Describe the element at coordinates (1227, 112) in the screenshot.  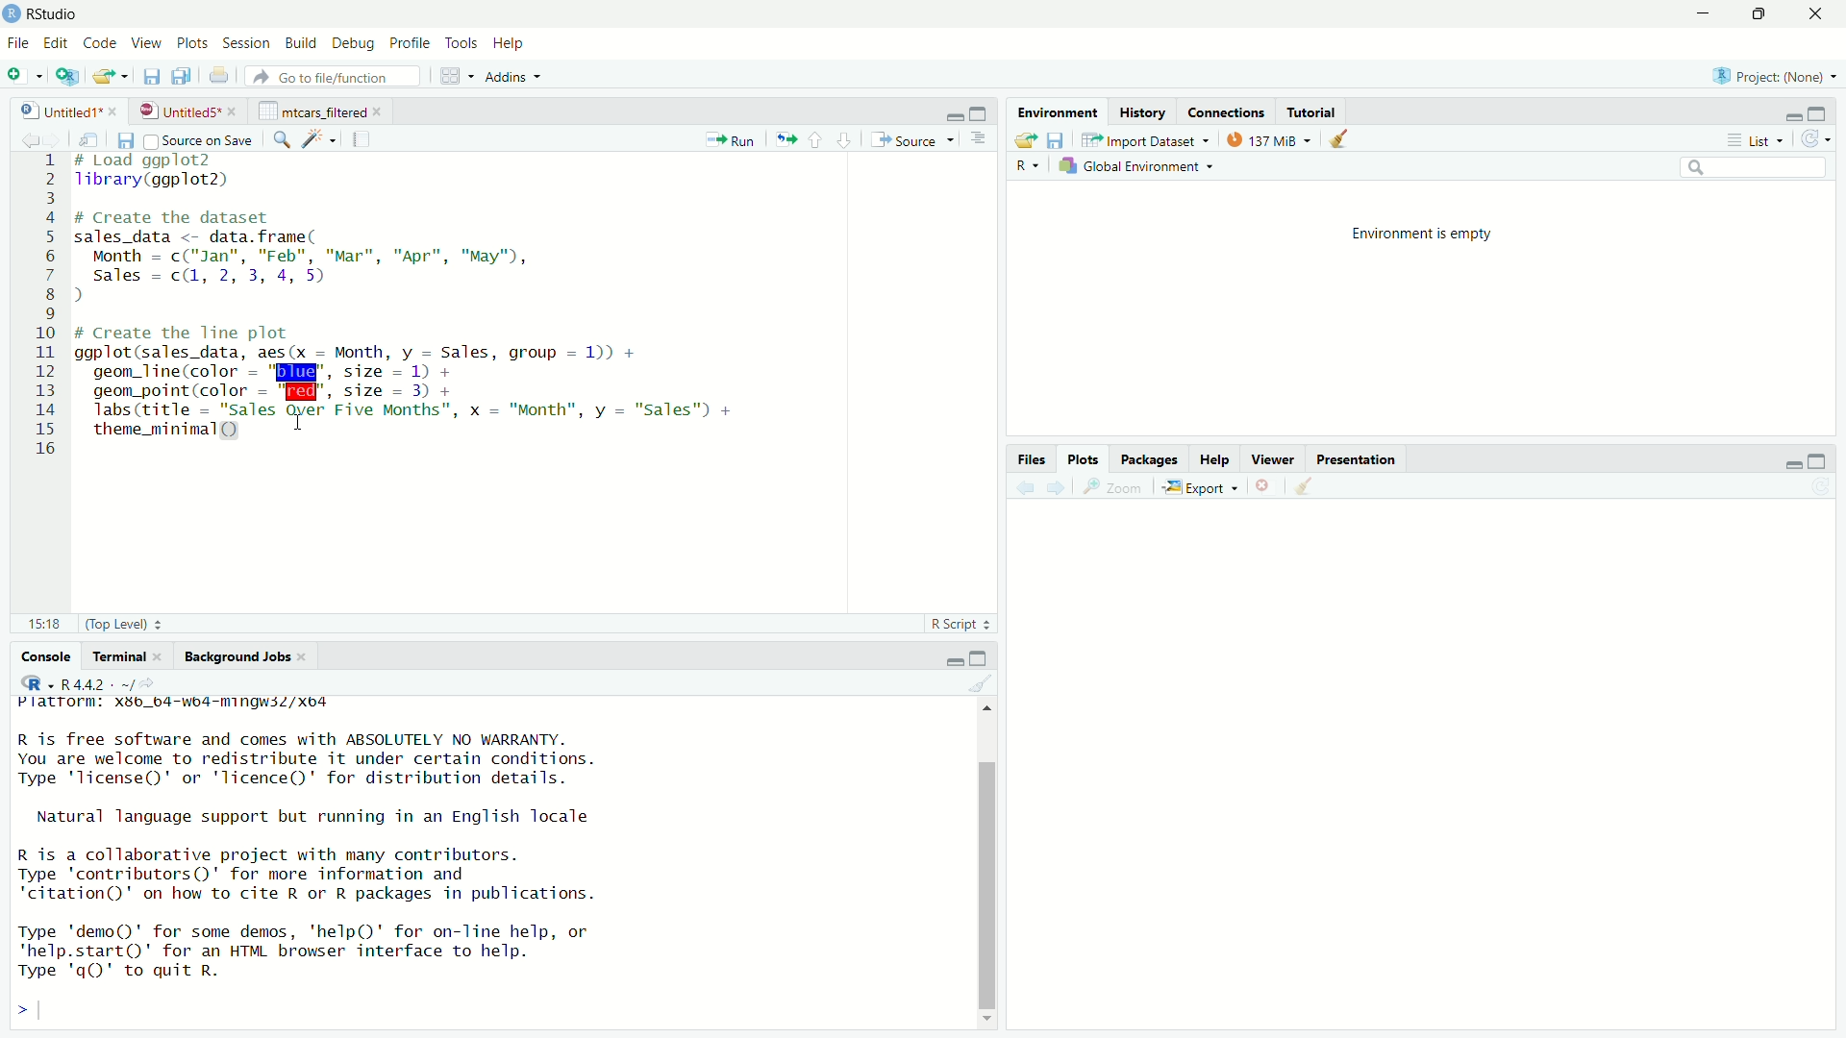
I see `Connections` at that location.